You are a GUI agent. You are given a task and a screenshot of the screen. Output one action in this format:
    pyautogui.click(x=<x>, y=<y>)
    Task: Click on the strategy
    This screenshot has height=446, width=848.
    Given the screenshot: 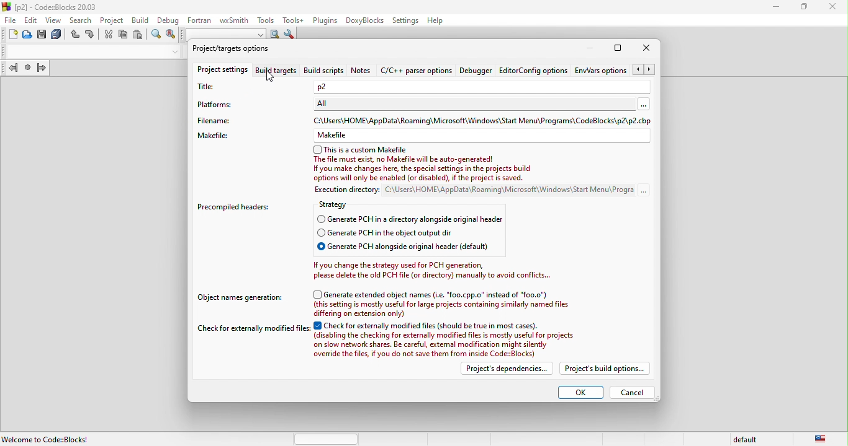 What is the action you would take?
    pyautogui.click(x=336, y=206)
    